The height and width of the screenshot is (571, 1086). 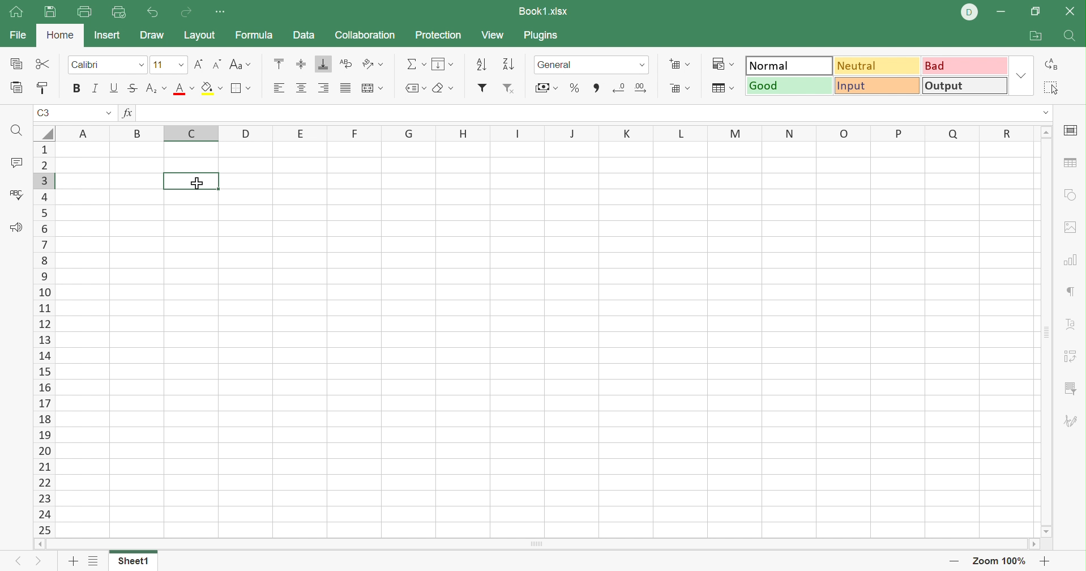 What do you see at coordinates (443, 88) in the screenshot?
I see `Clear` at bounding box center [443, 88].